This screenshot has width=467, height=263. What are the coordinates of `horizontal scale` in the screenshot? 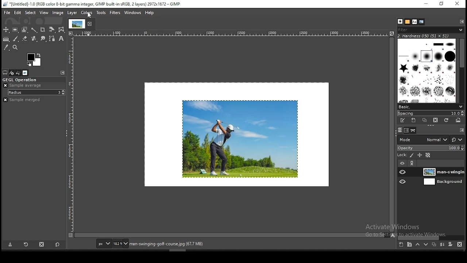 It's located at (71, 135).